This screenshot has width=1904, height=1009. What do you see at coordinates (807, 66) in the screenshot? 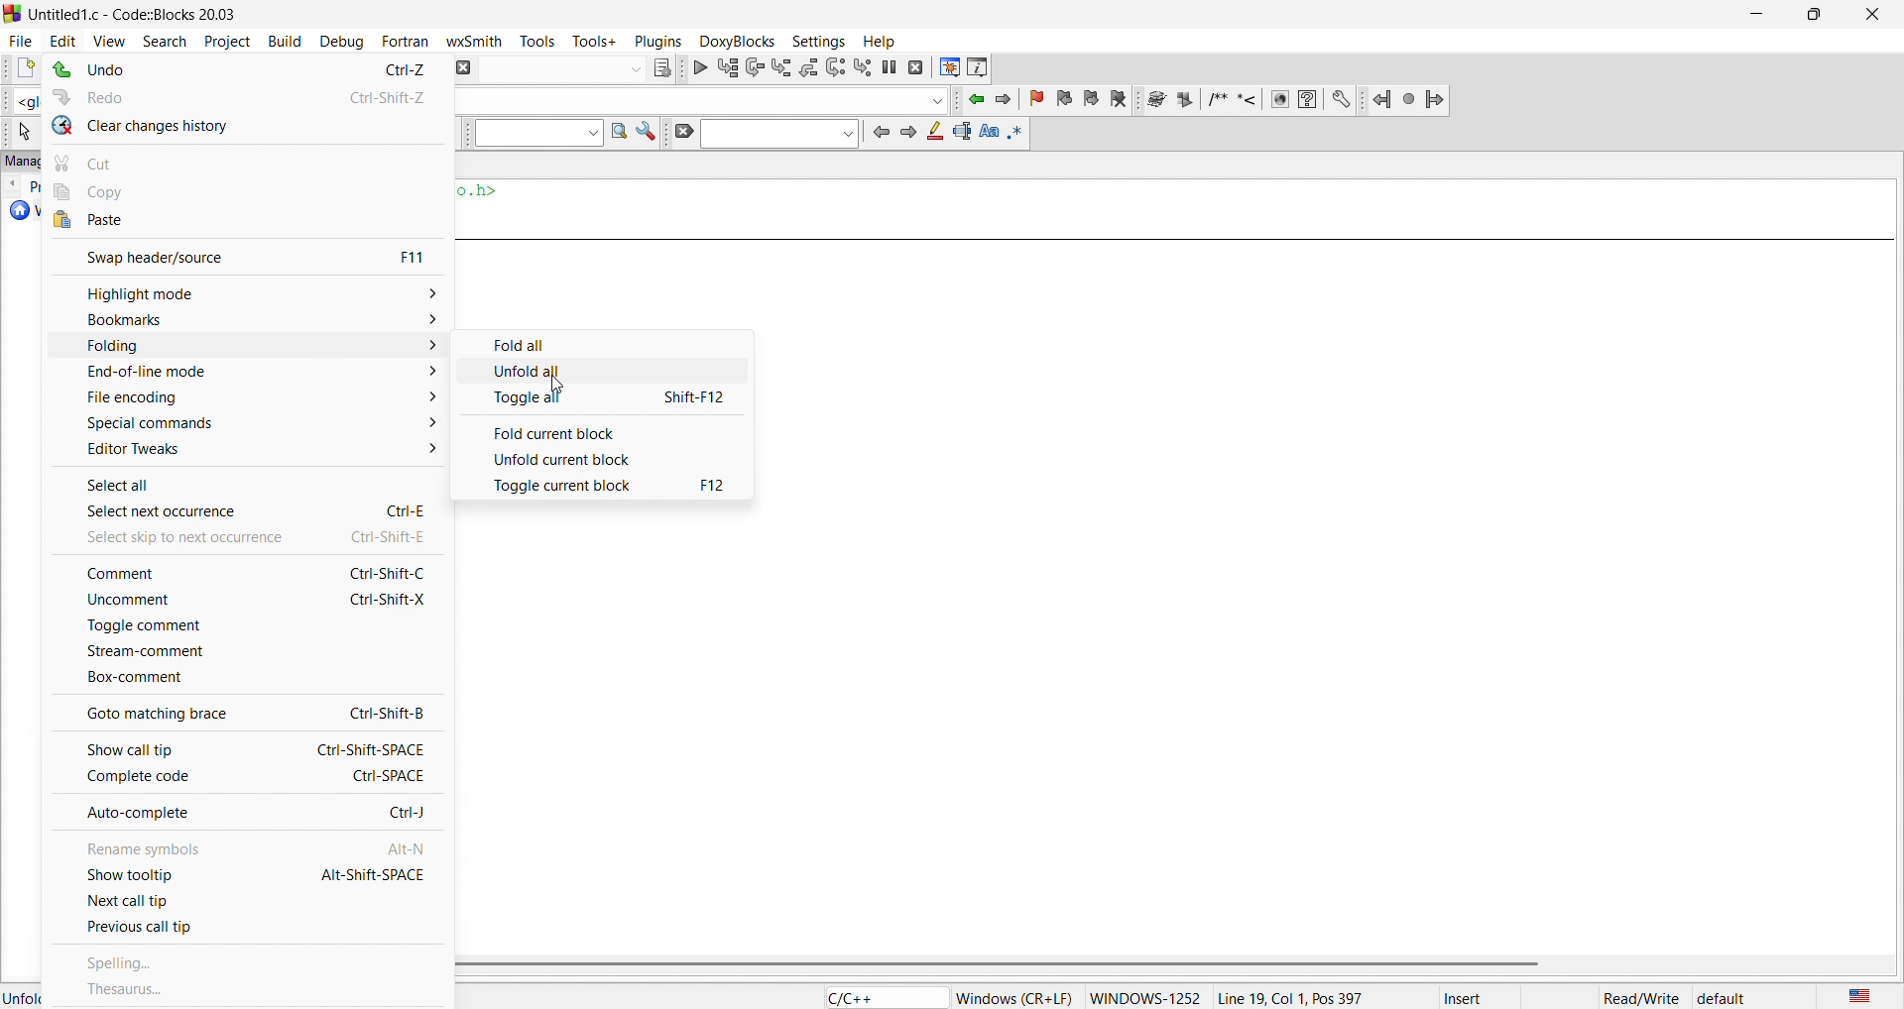
I see `step out` at bounding box center [807, 66].